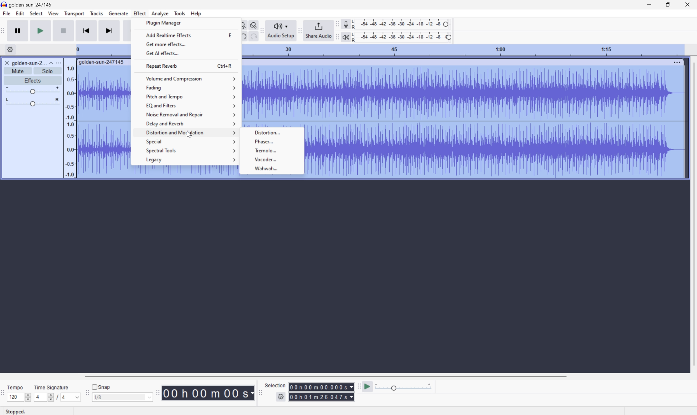 Image resolution: width=697 pixels, height=415 pixels. Describe the element at coordinates (70, 121) in the screenshot. I see `Frequencies` at that location.